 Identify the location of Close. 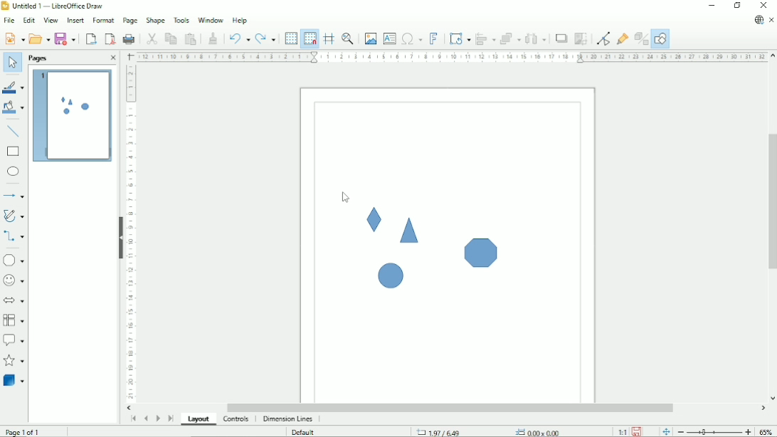
(111, 58).